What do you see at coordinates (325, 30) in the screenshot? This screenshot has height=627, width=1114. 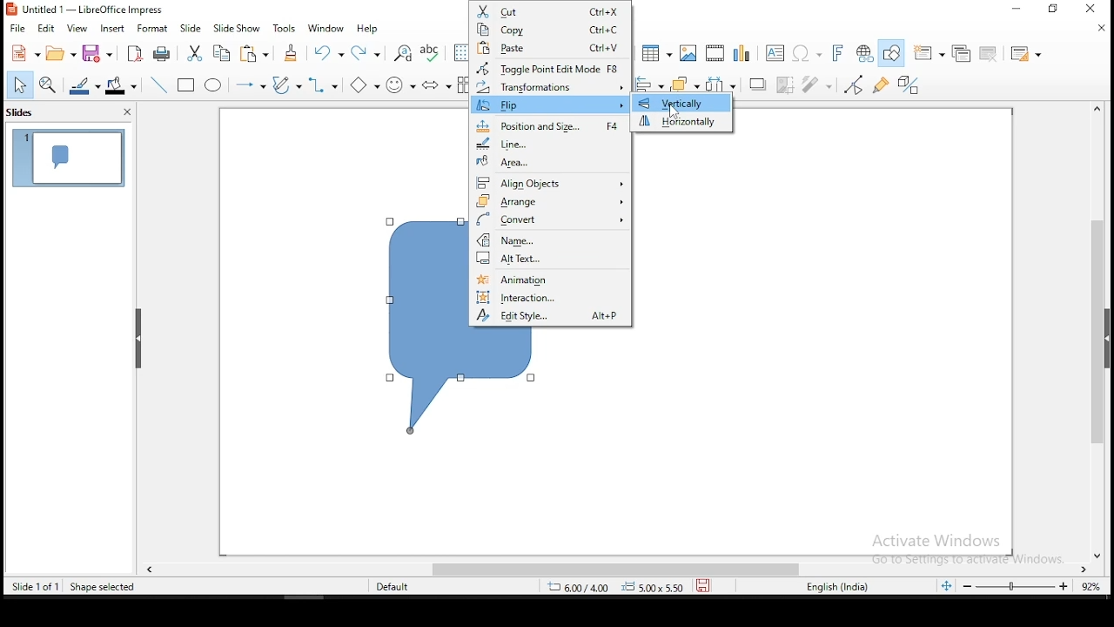 I see `window` at bounding box center [325, 30].